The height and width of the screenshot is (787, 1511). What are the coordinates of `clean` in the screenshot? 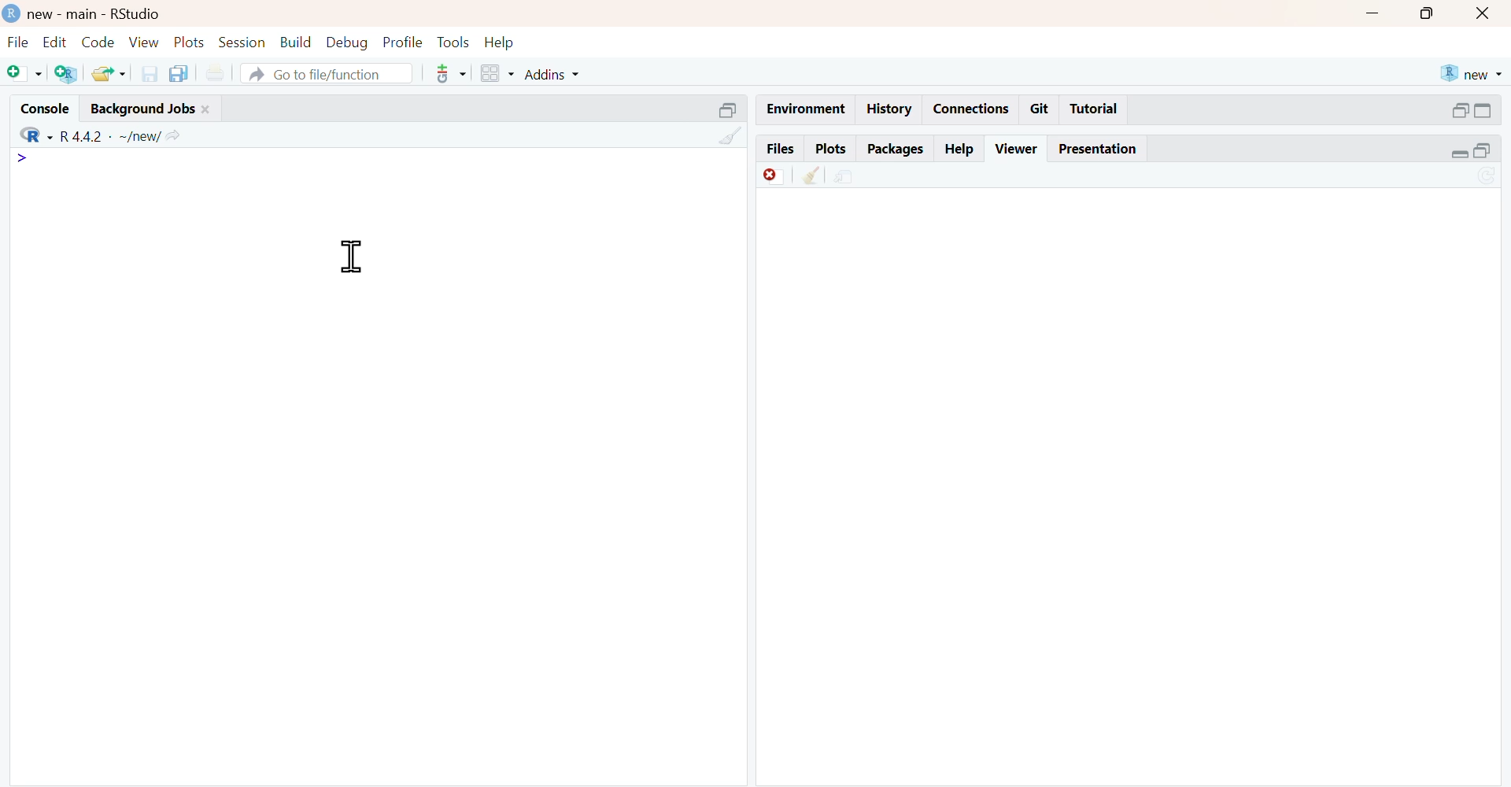 It's located at (811, 176).